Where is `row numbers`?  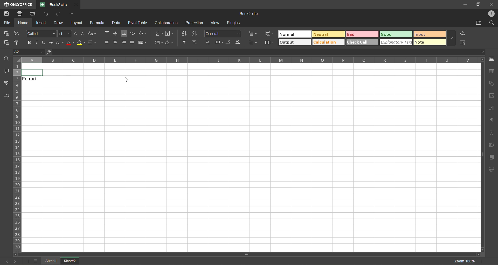 row numbers is located at coordinates (17, 157).